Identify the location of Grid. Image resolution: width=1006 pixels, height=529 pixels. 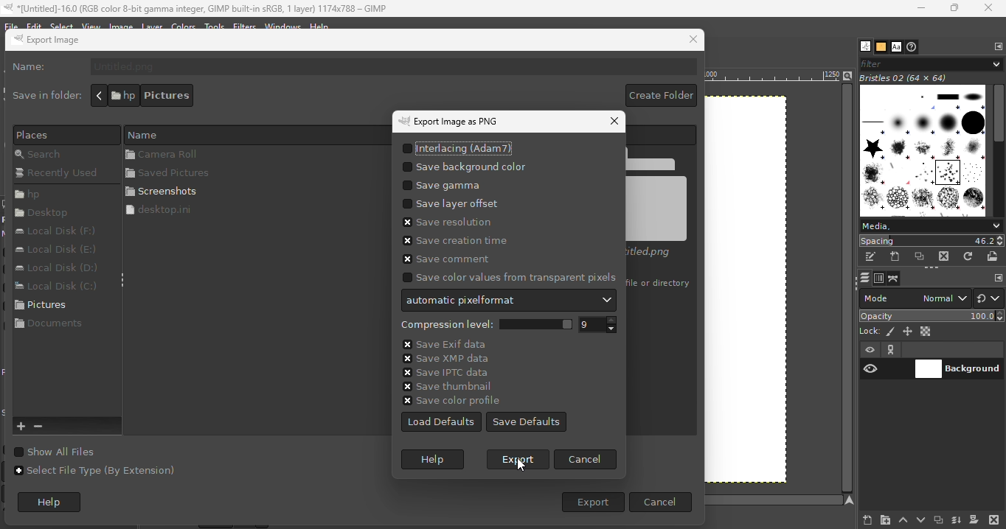
(760, 294).